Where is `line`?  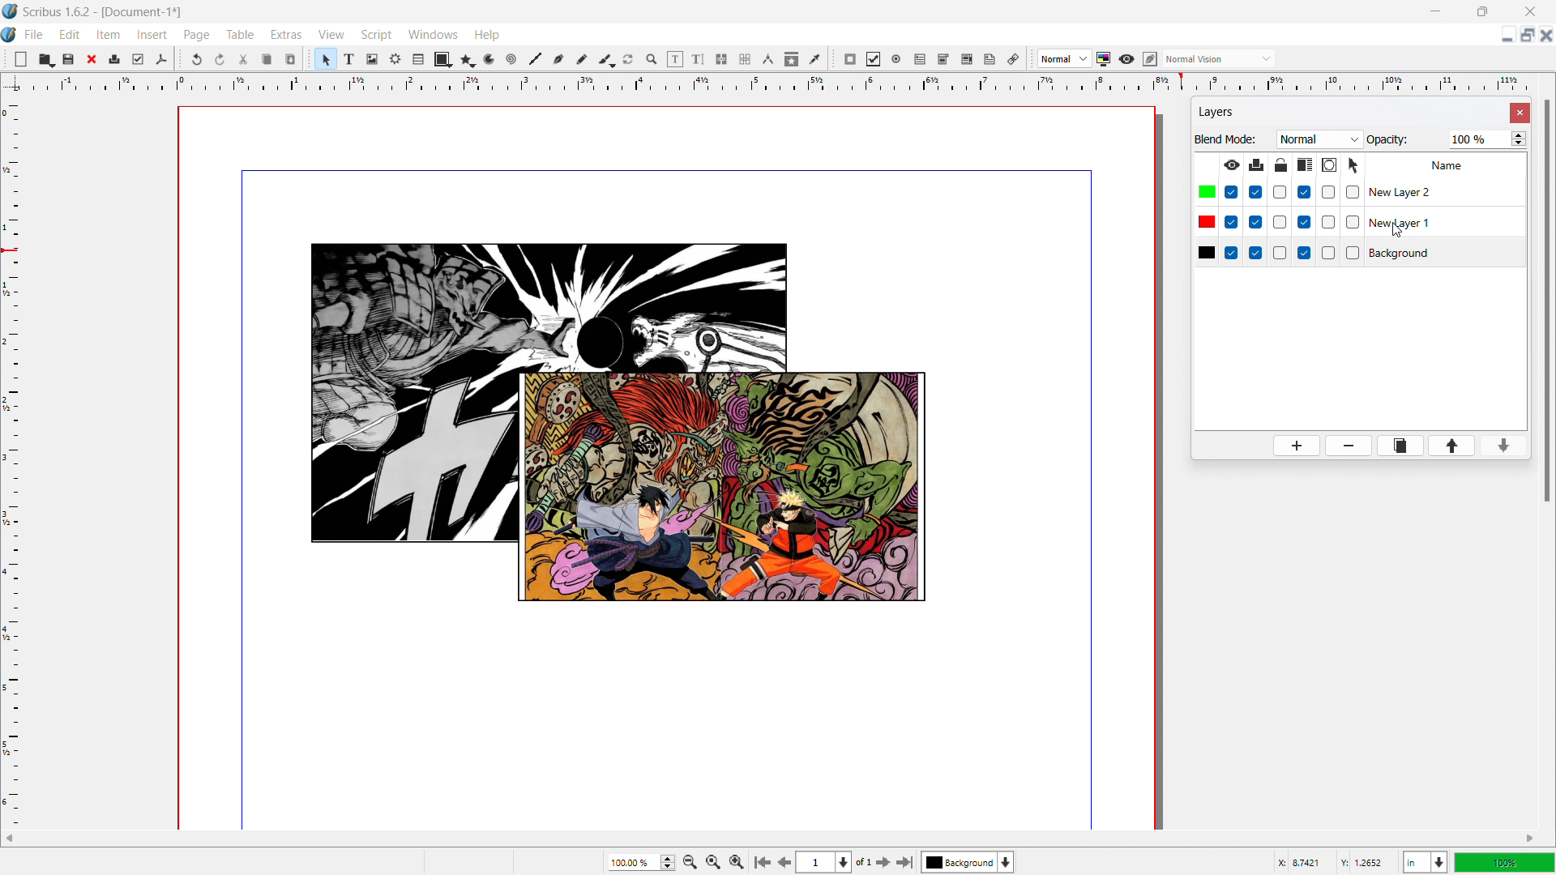
line is located at coordinates (513, 59).